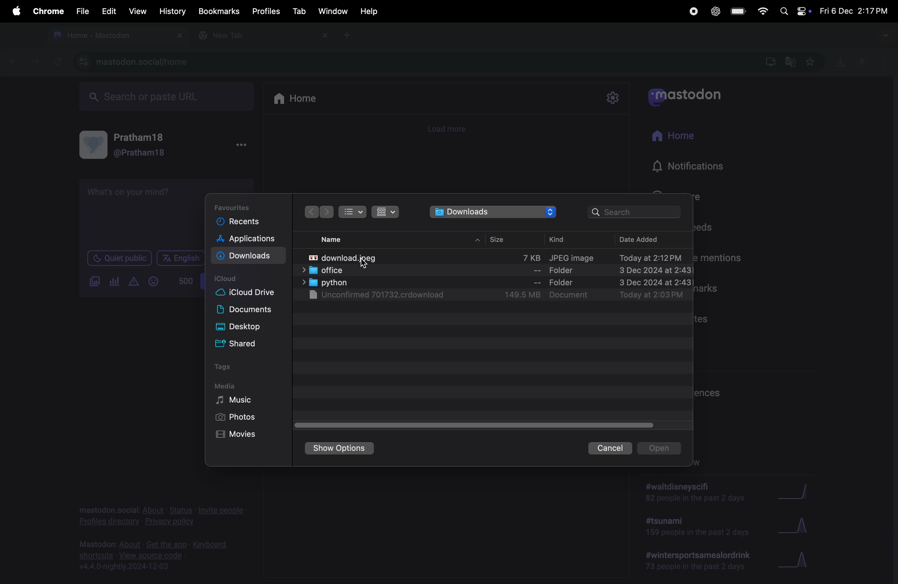  I want to click on home, so click(298, 99).